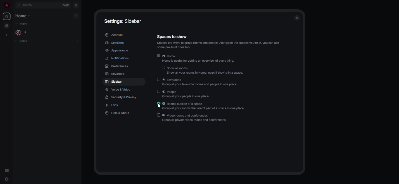  What do you see at coordinates (115, 35) in the screenshot?
I see `account` at bounding box center [115, 35].